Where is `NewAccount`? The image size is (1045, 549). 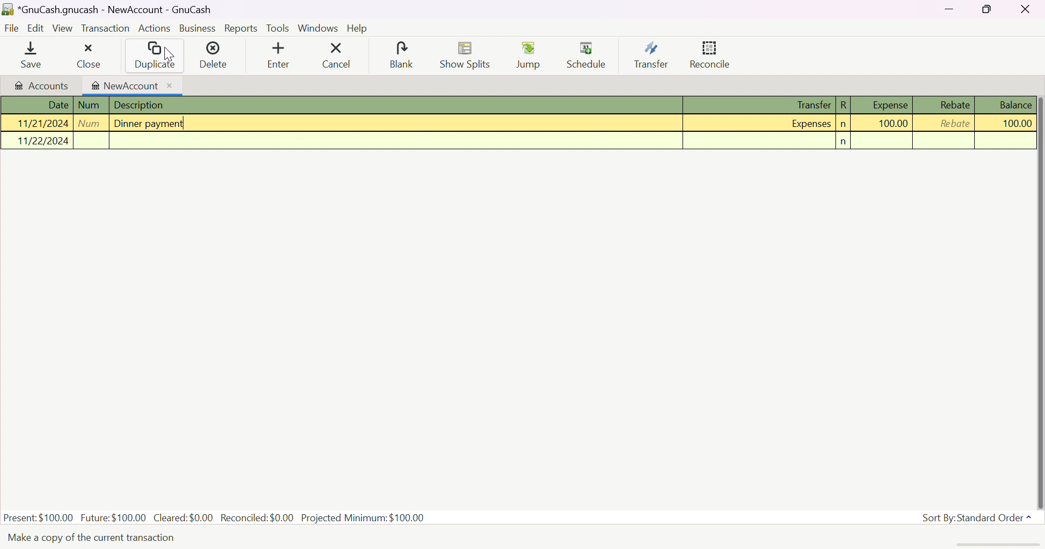 NewAccount is located at coordinates (132, 86).